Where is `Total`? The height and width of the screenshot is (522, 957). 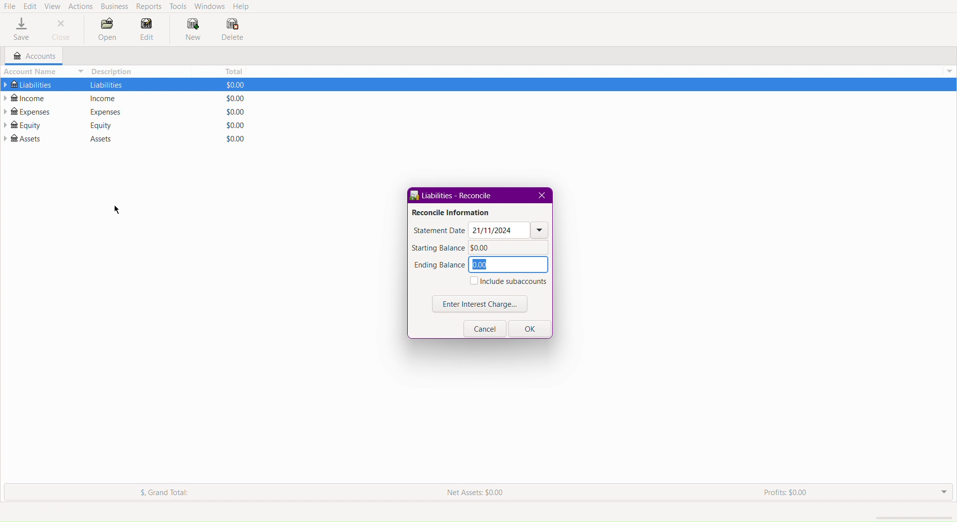
Total is located at coordinates (239, 139).